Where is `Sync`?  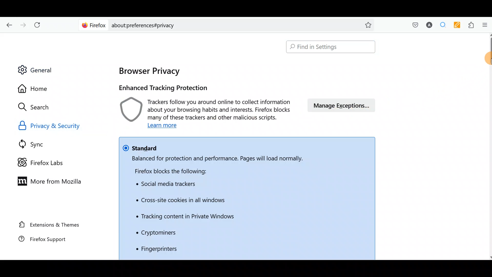 Sync is located at coordinates (38, 144).